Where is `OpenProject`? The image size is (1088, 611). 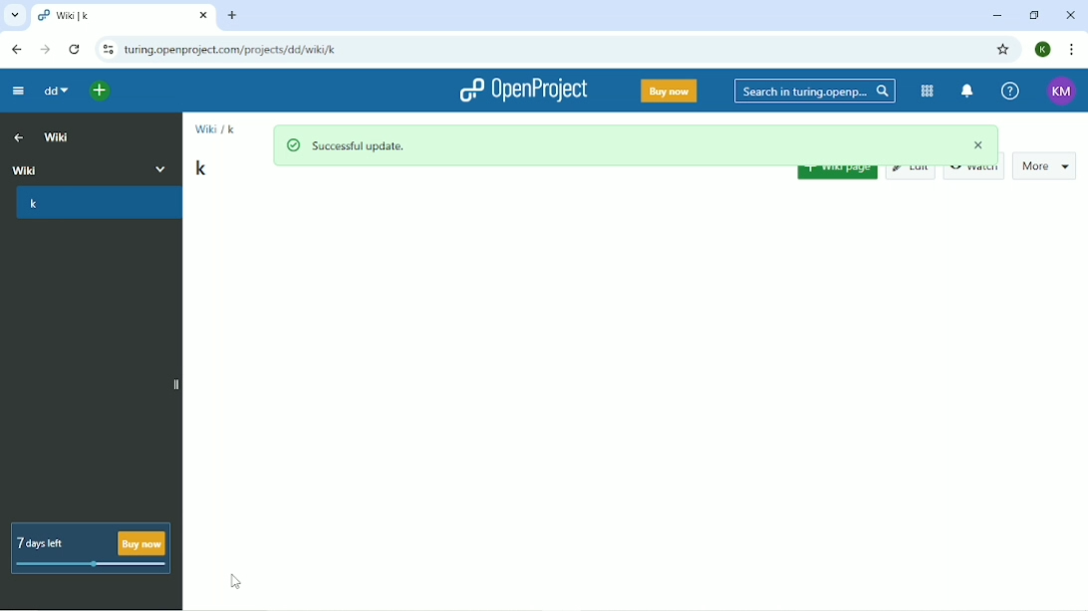
OpenProject is located at coordinates (521, 92).